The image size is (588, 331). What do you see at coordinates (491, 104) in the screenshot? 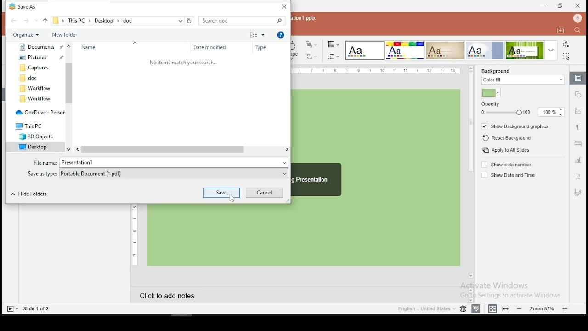
I see `opacity` at bounding box center [491, 104].